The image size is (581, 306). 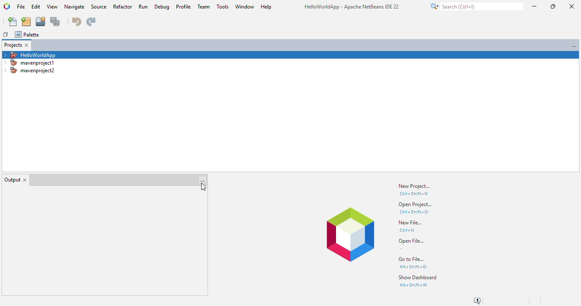 What do you see at coordinates (27, 34) in the screenshot?
I see `palette` at bounding box center [27, 34].